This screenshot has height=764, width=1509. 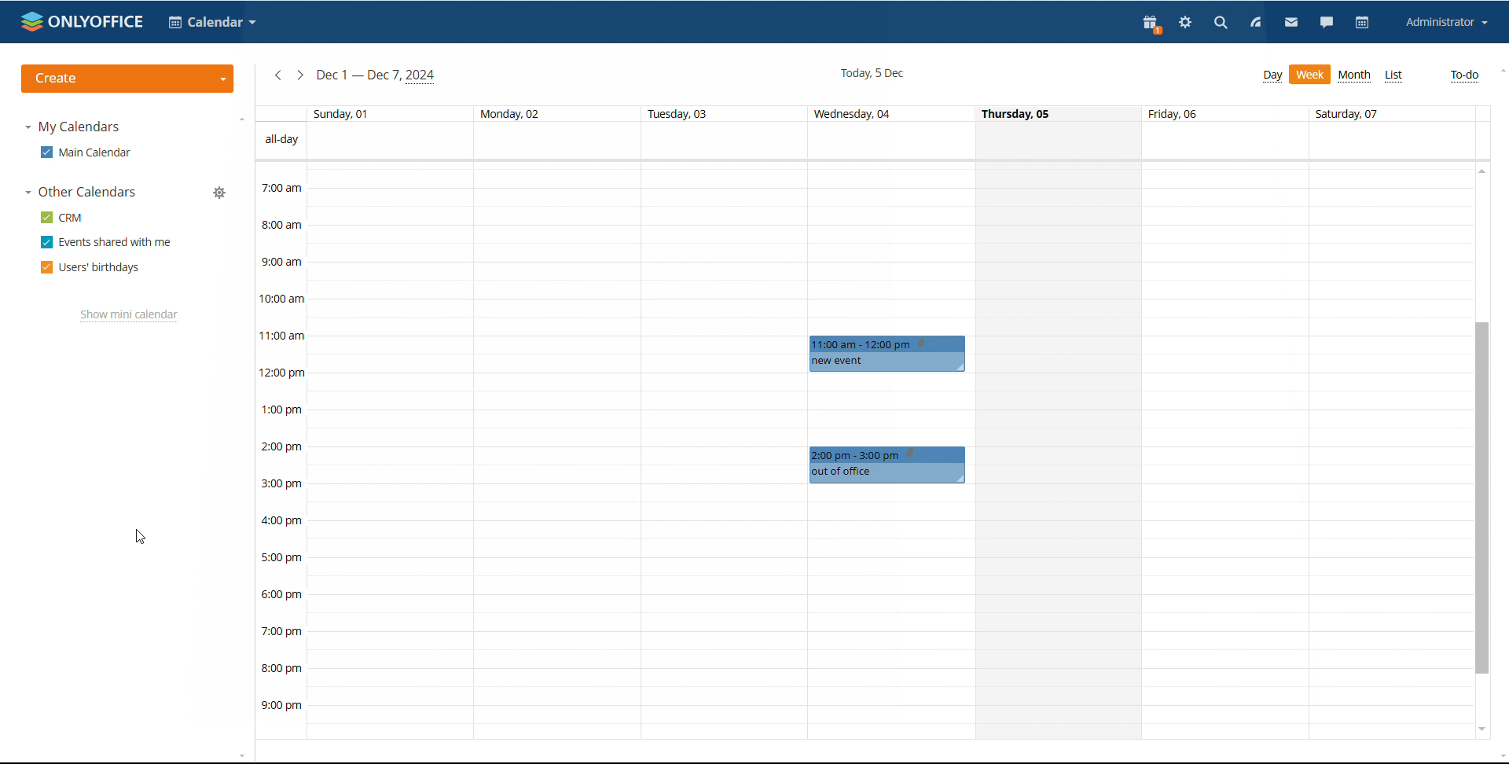 What do you see at coordinates (281, 450) in the screenshot?
I see `timeline` at bounding box center [281, 450].